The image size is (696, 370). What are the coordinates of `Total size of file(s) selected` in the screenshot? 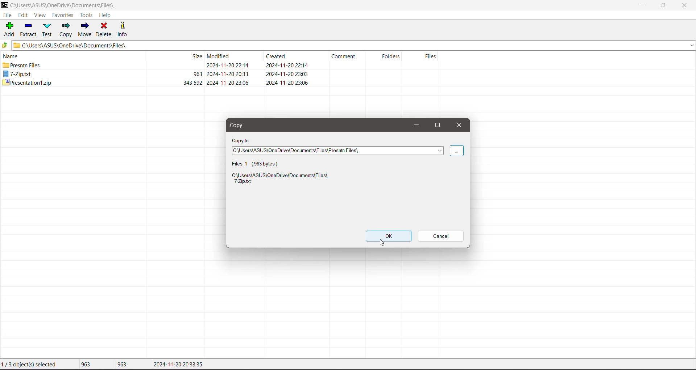 It's located at (84, 365).